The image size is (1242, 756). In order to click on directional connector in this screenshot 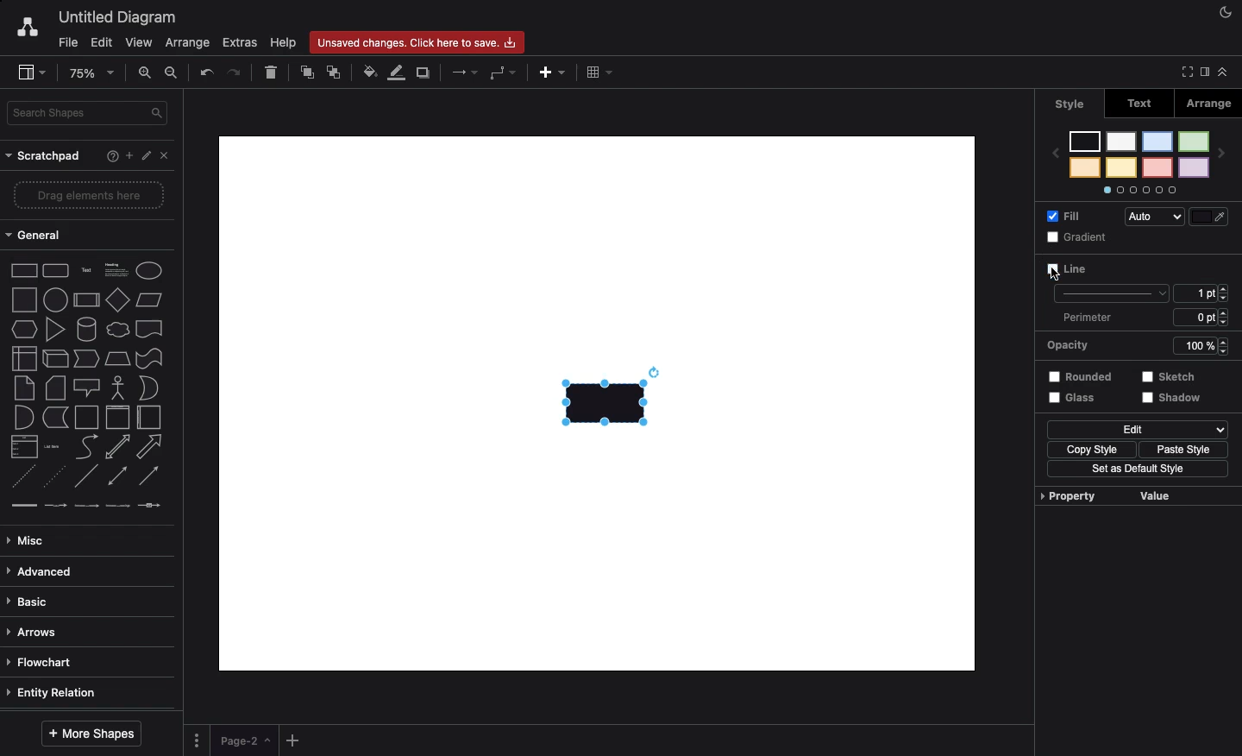, I will do `click(149, 475)`.